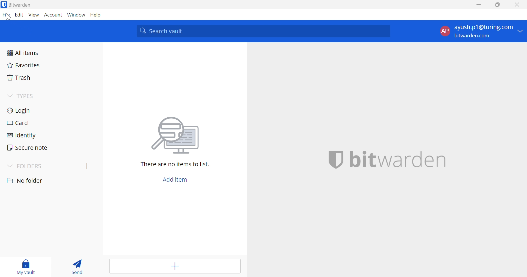 The image size is (527, 277). I want to click on Identity, so click(22, 135).